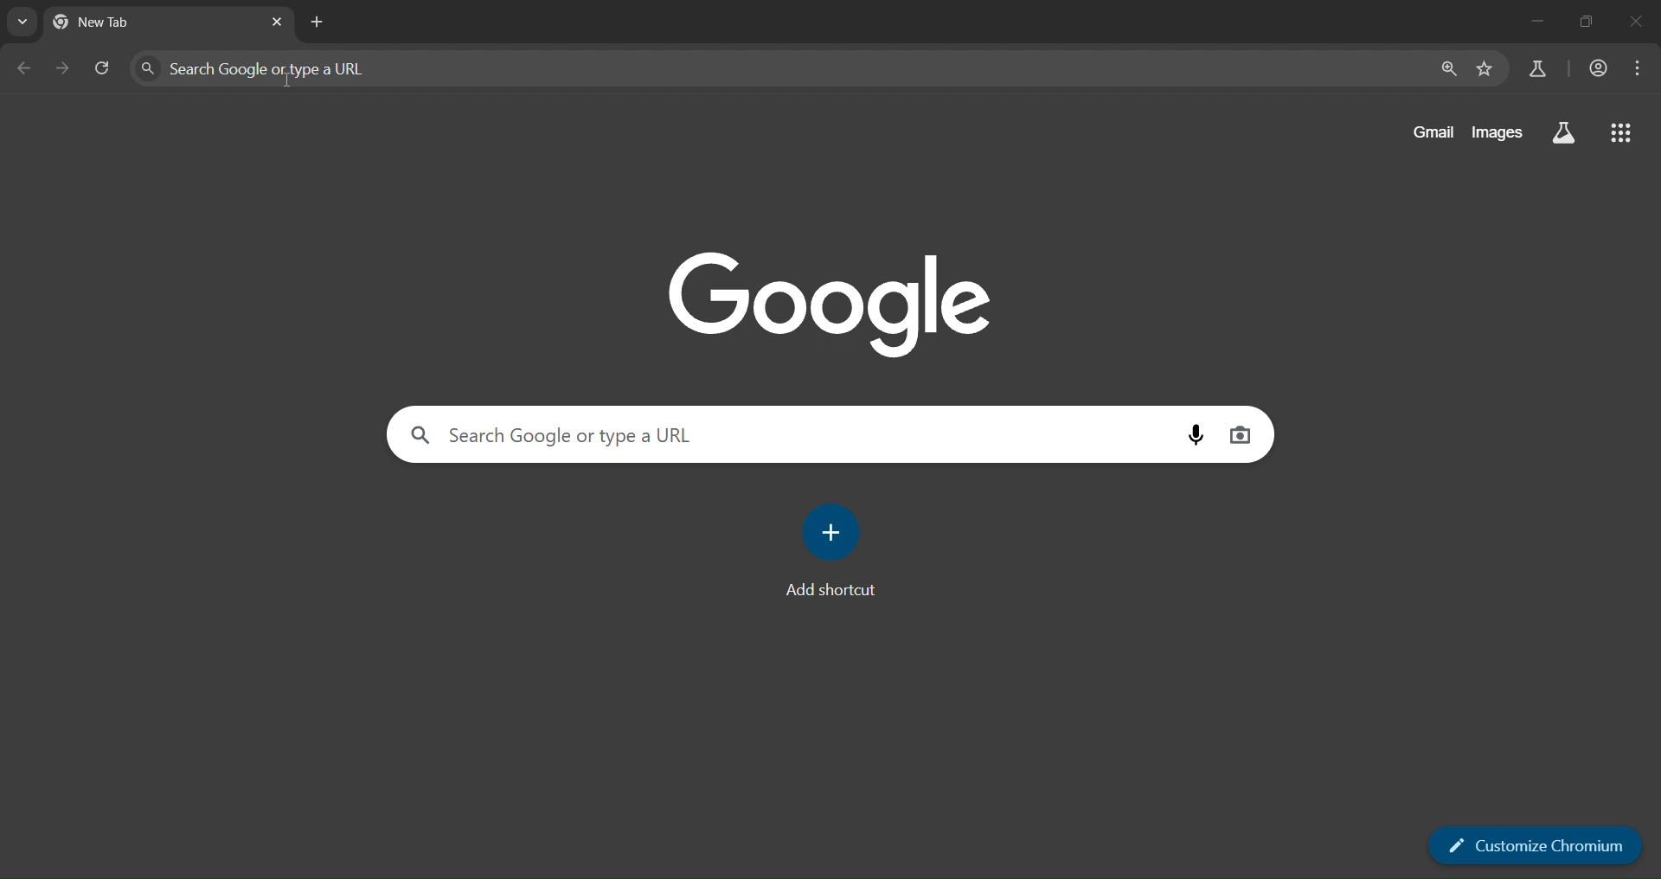 Image resolution: width=1661 pixels, height=879 pixels. What do you see at coordinates (835, 300) in the screenshot?
I see `image` at bounding box center [835, 300].